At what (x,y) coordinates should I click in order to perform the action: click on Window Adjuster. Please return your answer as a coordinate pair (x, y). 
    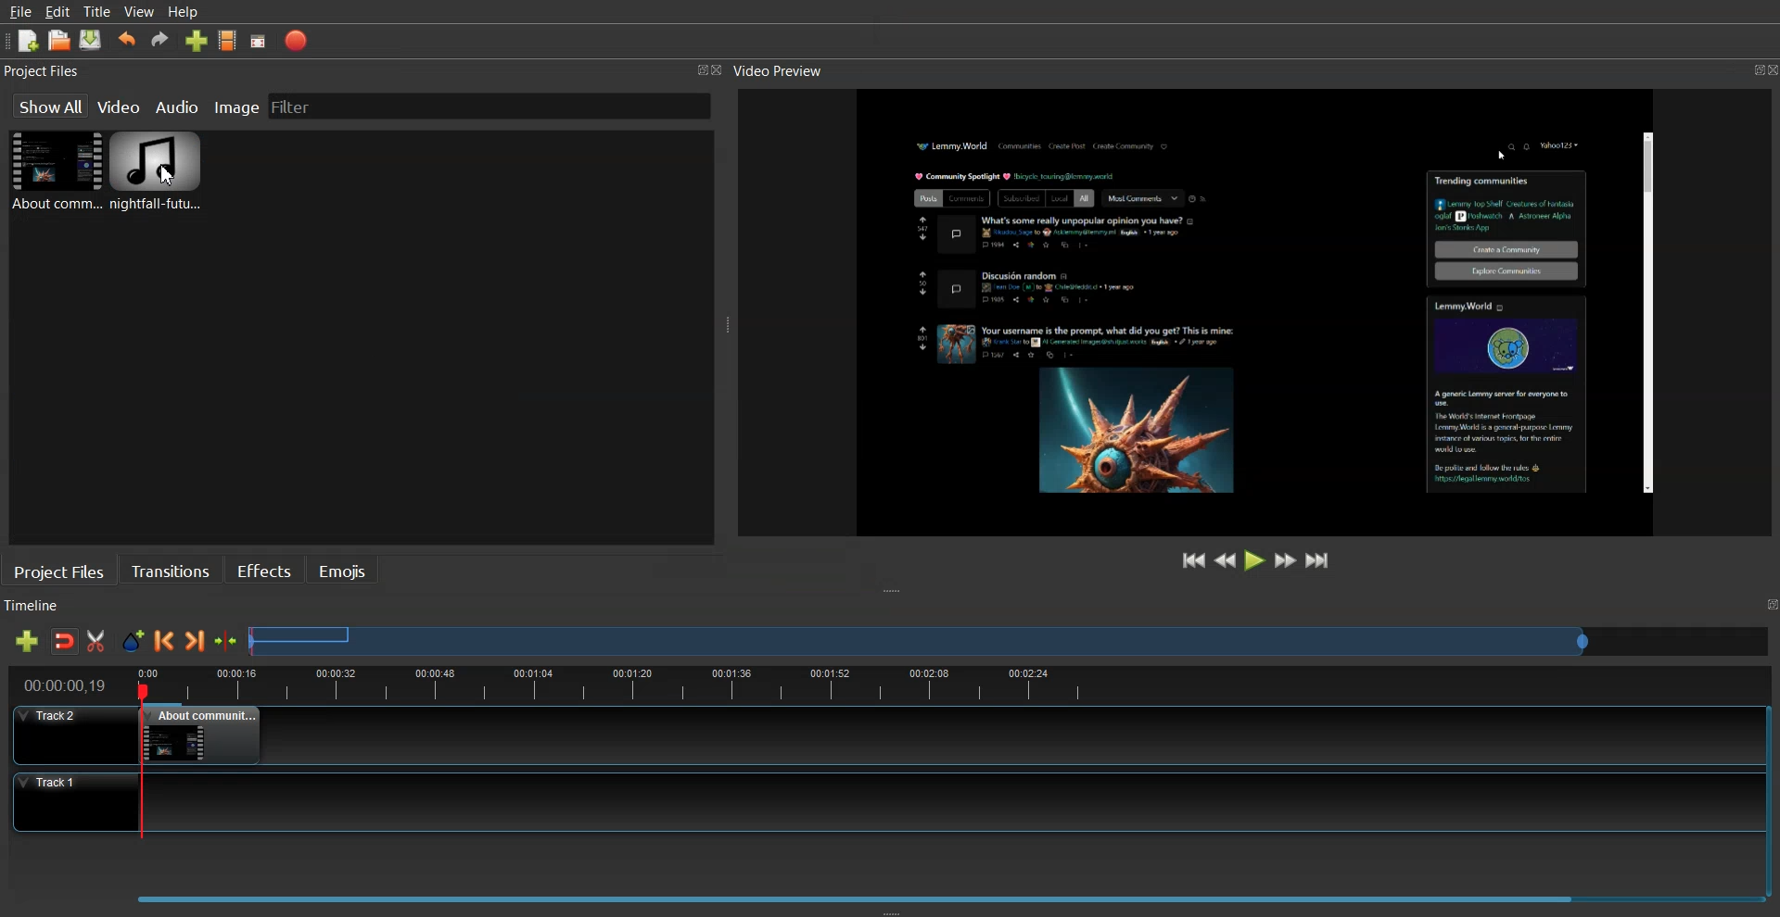
    Looking at the image, I should click on (892, 911).